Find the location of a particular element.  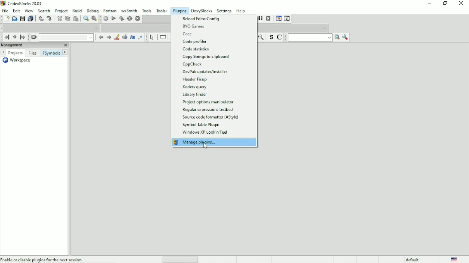

Project options manipulator is located at coordinates (207, 102).